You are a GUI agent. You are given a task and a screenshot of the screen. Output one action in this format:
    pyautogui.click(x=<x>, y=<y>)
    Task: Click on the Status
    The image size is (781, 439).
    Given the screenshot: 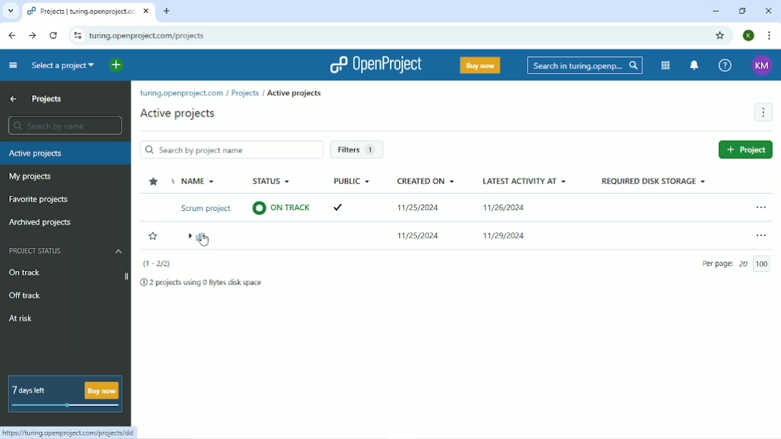 What is the action you would take?
    pyautogui.click(x=280, y=182)
    